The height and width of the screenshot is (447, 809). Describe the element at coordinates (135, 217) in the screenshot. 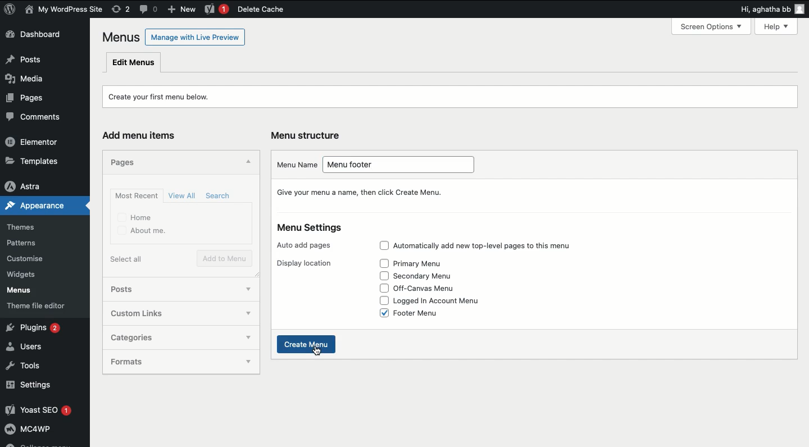

I see `Home` at that location.